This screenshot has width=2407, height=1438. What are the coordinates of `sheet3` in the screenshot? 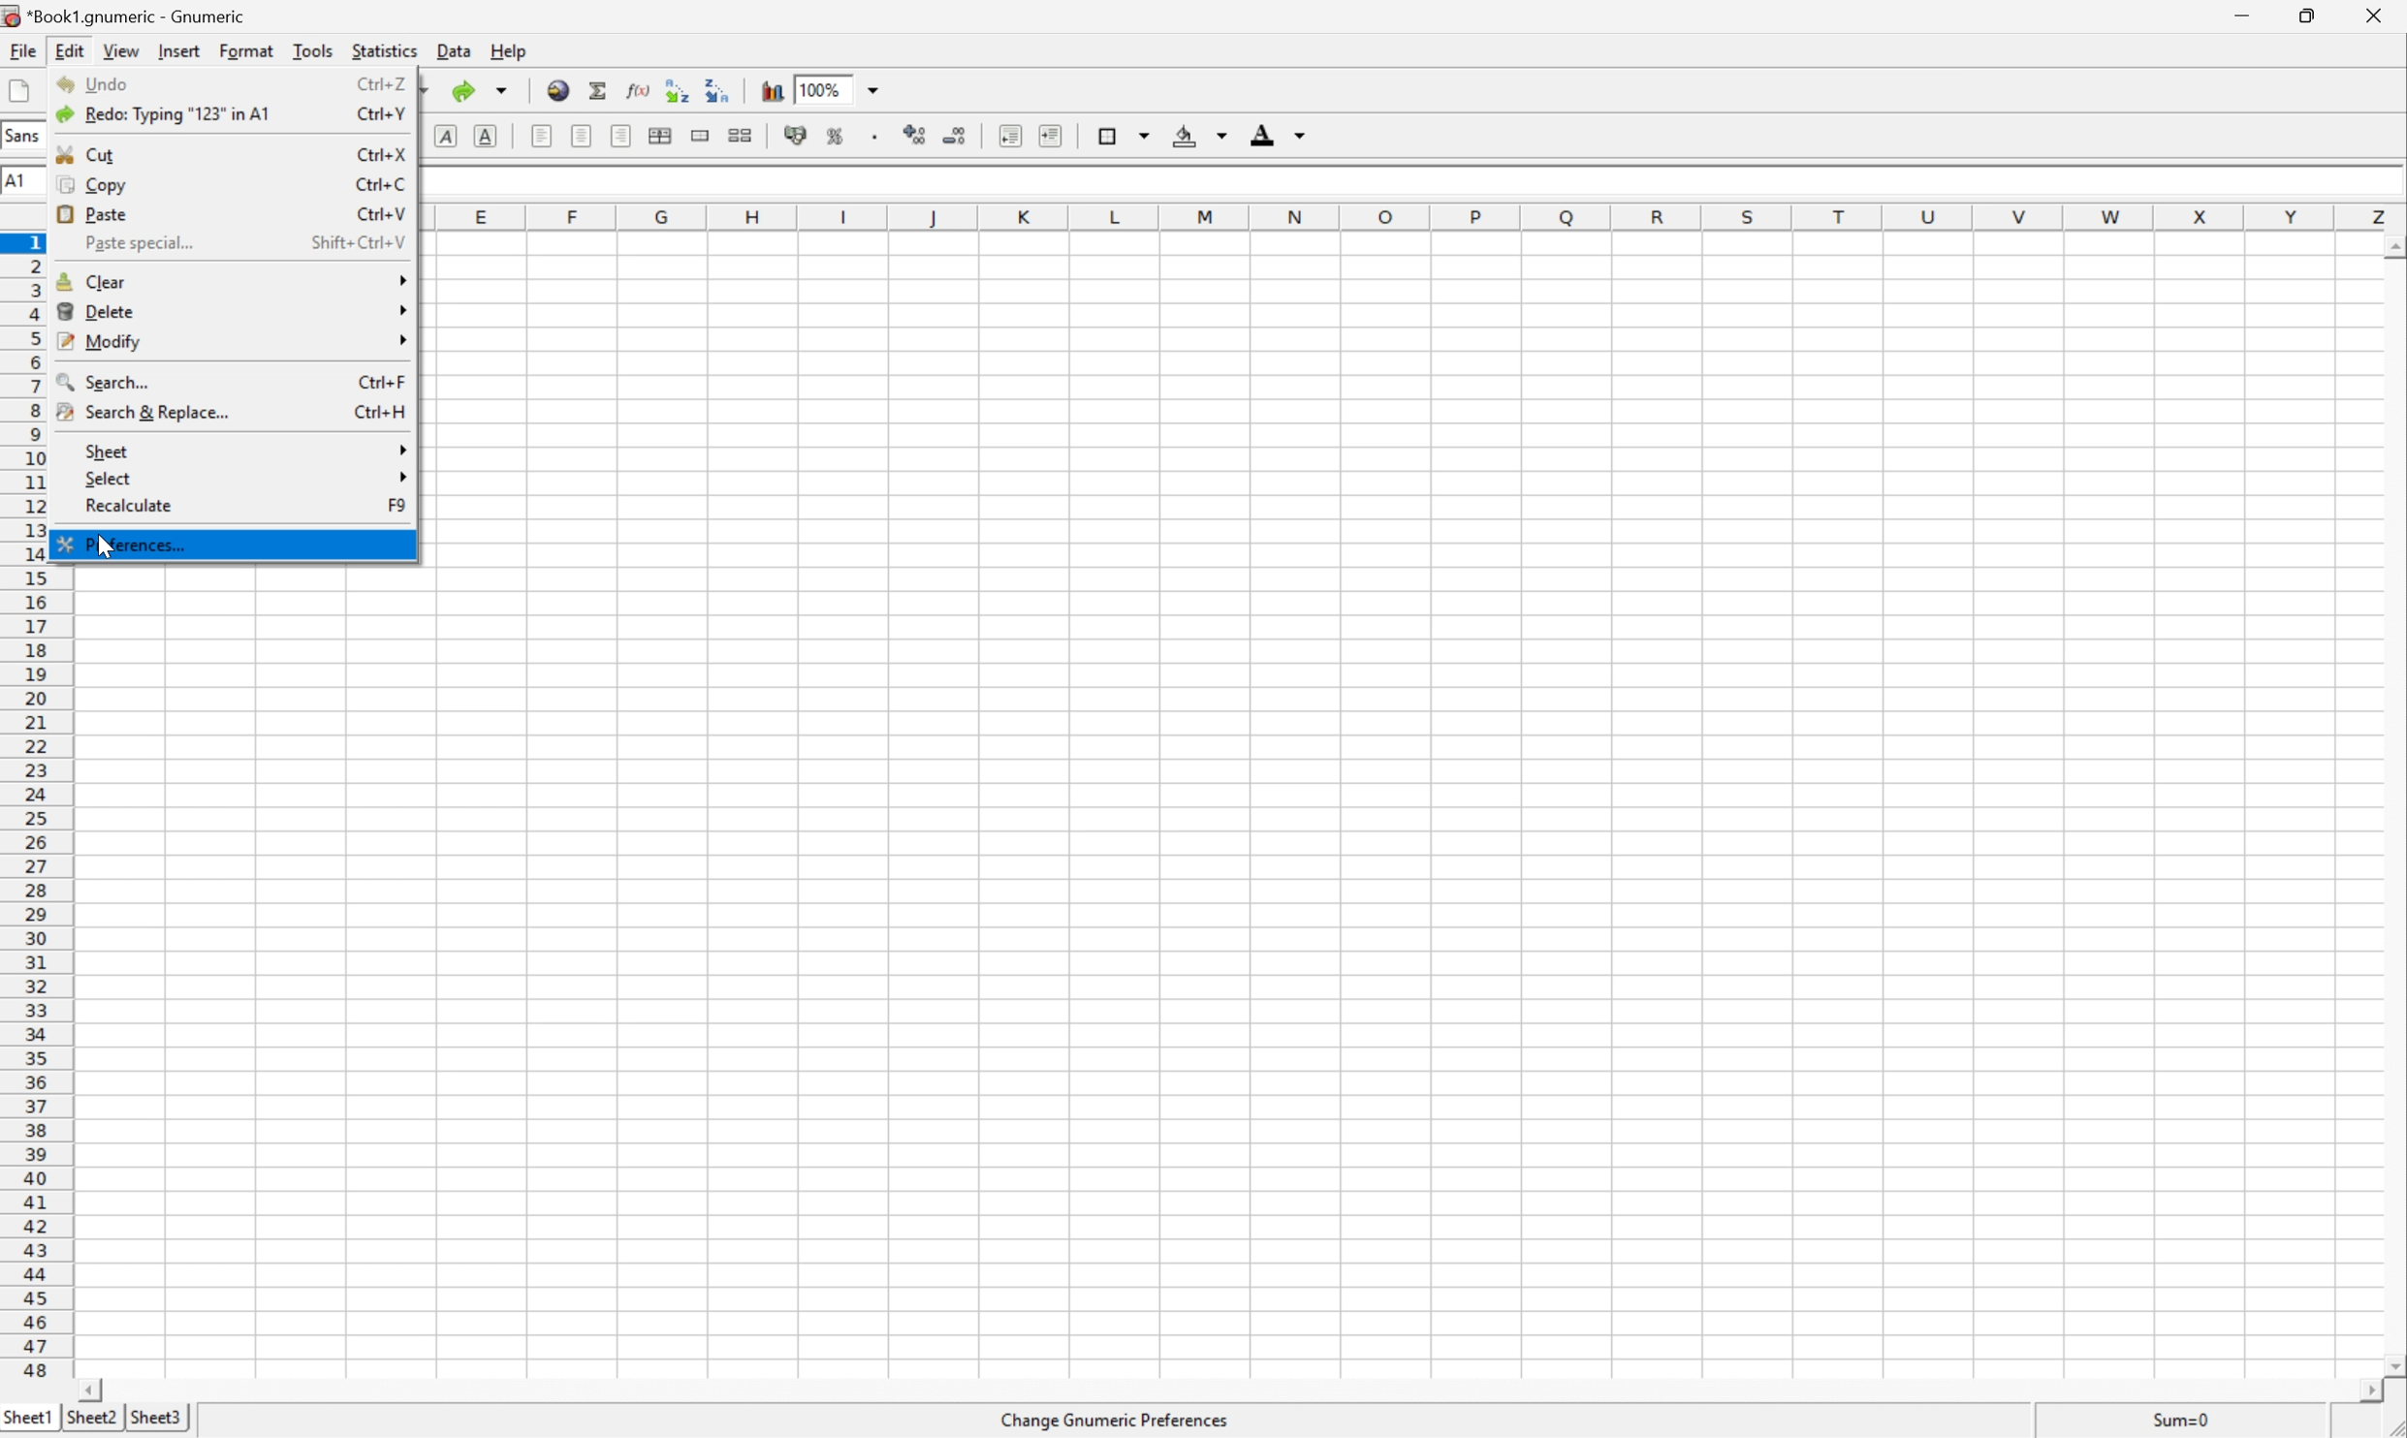 It's located at (155, 1422).